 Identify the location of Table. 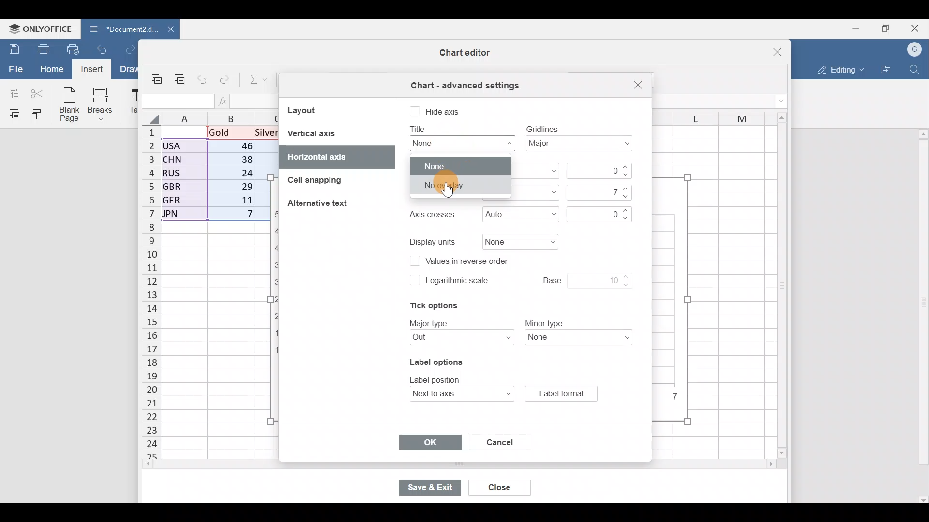
(134, 102).